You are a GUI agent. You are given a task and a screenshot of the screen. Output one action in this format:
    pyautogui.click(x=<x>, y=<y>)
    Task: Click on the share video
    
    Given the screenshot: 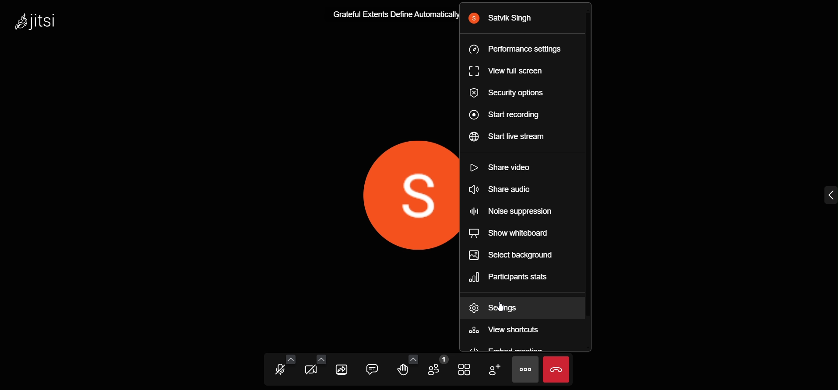 What is the action you would take?
    pyautogui.click(x=503, y=166)
    